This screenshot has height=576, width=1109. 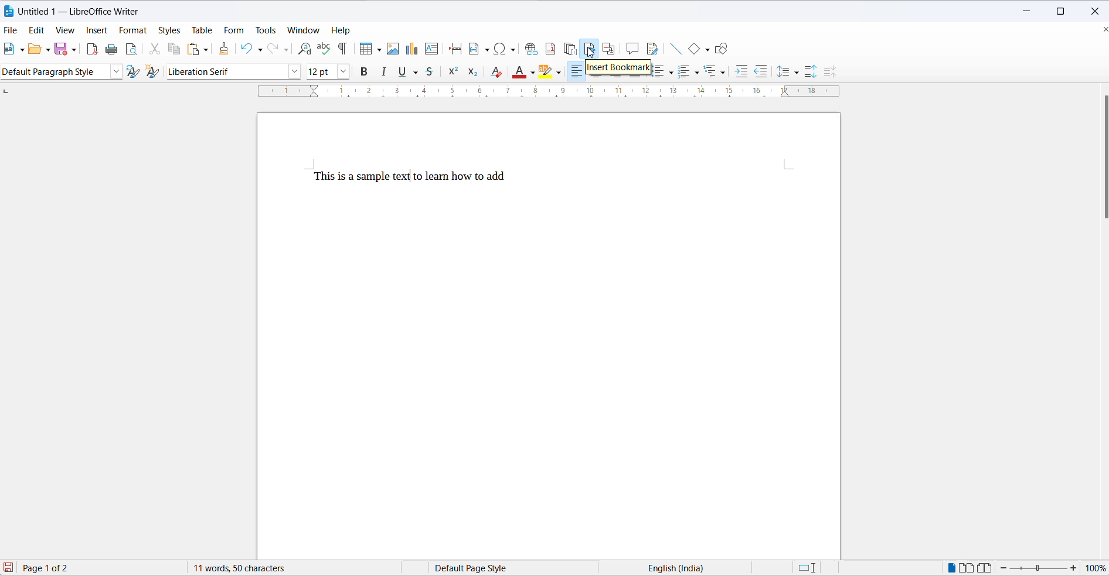 I want to click on edit, so click(x=36, y=30).